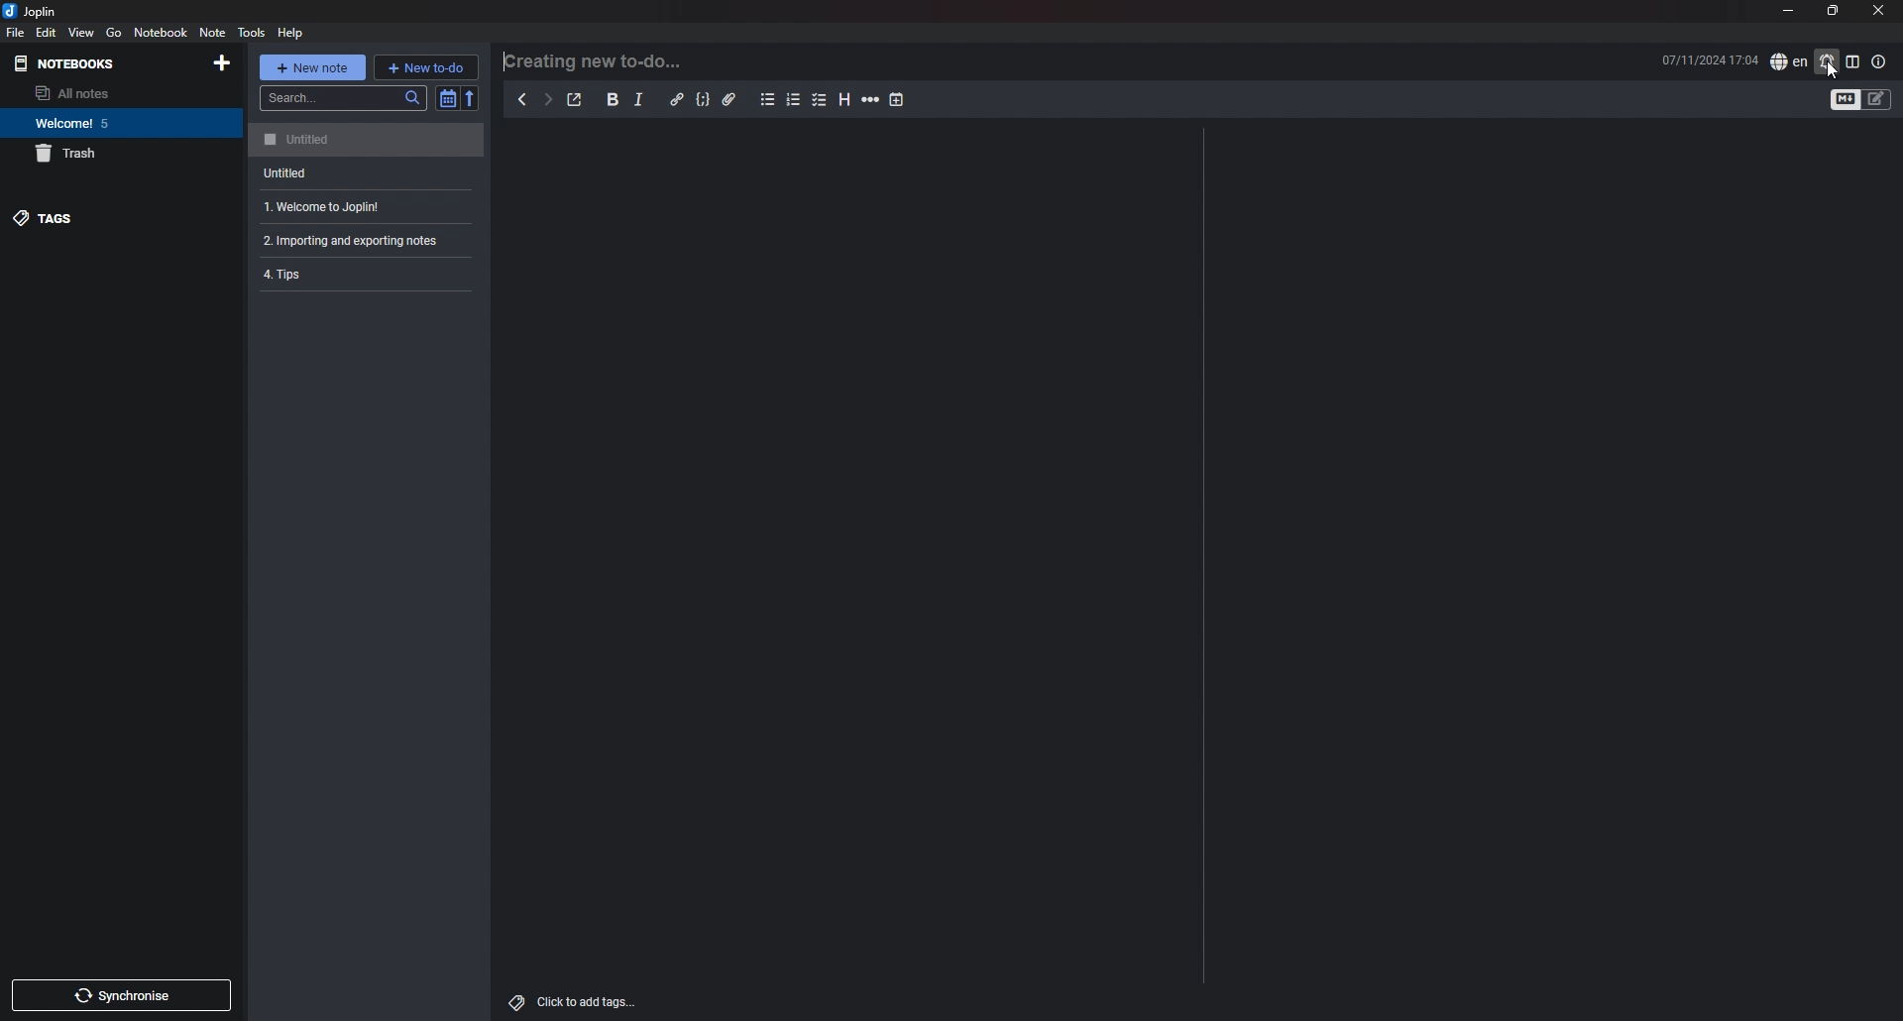 This screenshot has width=1903, height=1021. Describe the element at coordinates (121, 994) in the screenshot. I see `sync` at that location.